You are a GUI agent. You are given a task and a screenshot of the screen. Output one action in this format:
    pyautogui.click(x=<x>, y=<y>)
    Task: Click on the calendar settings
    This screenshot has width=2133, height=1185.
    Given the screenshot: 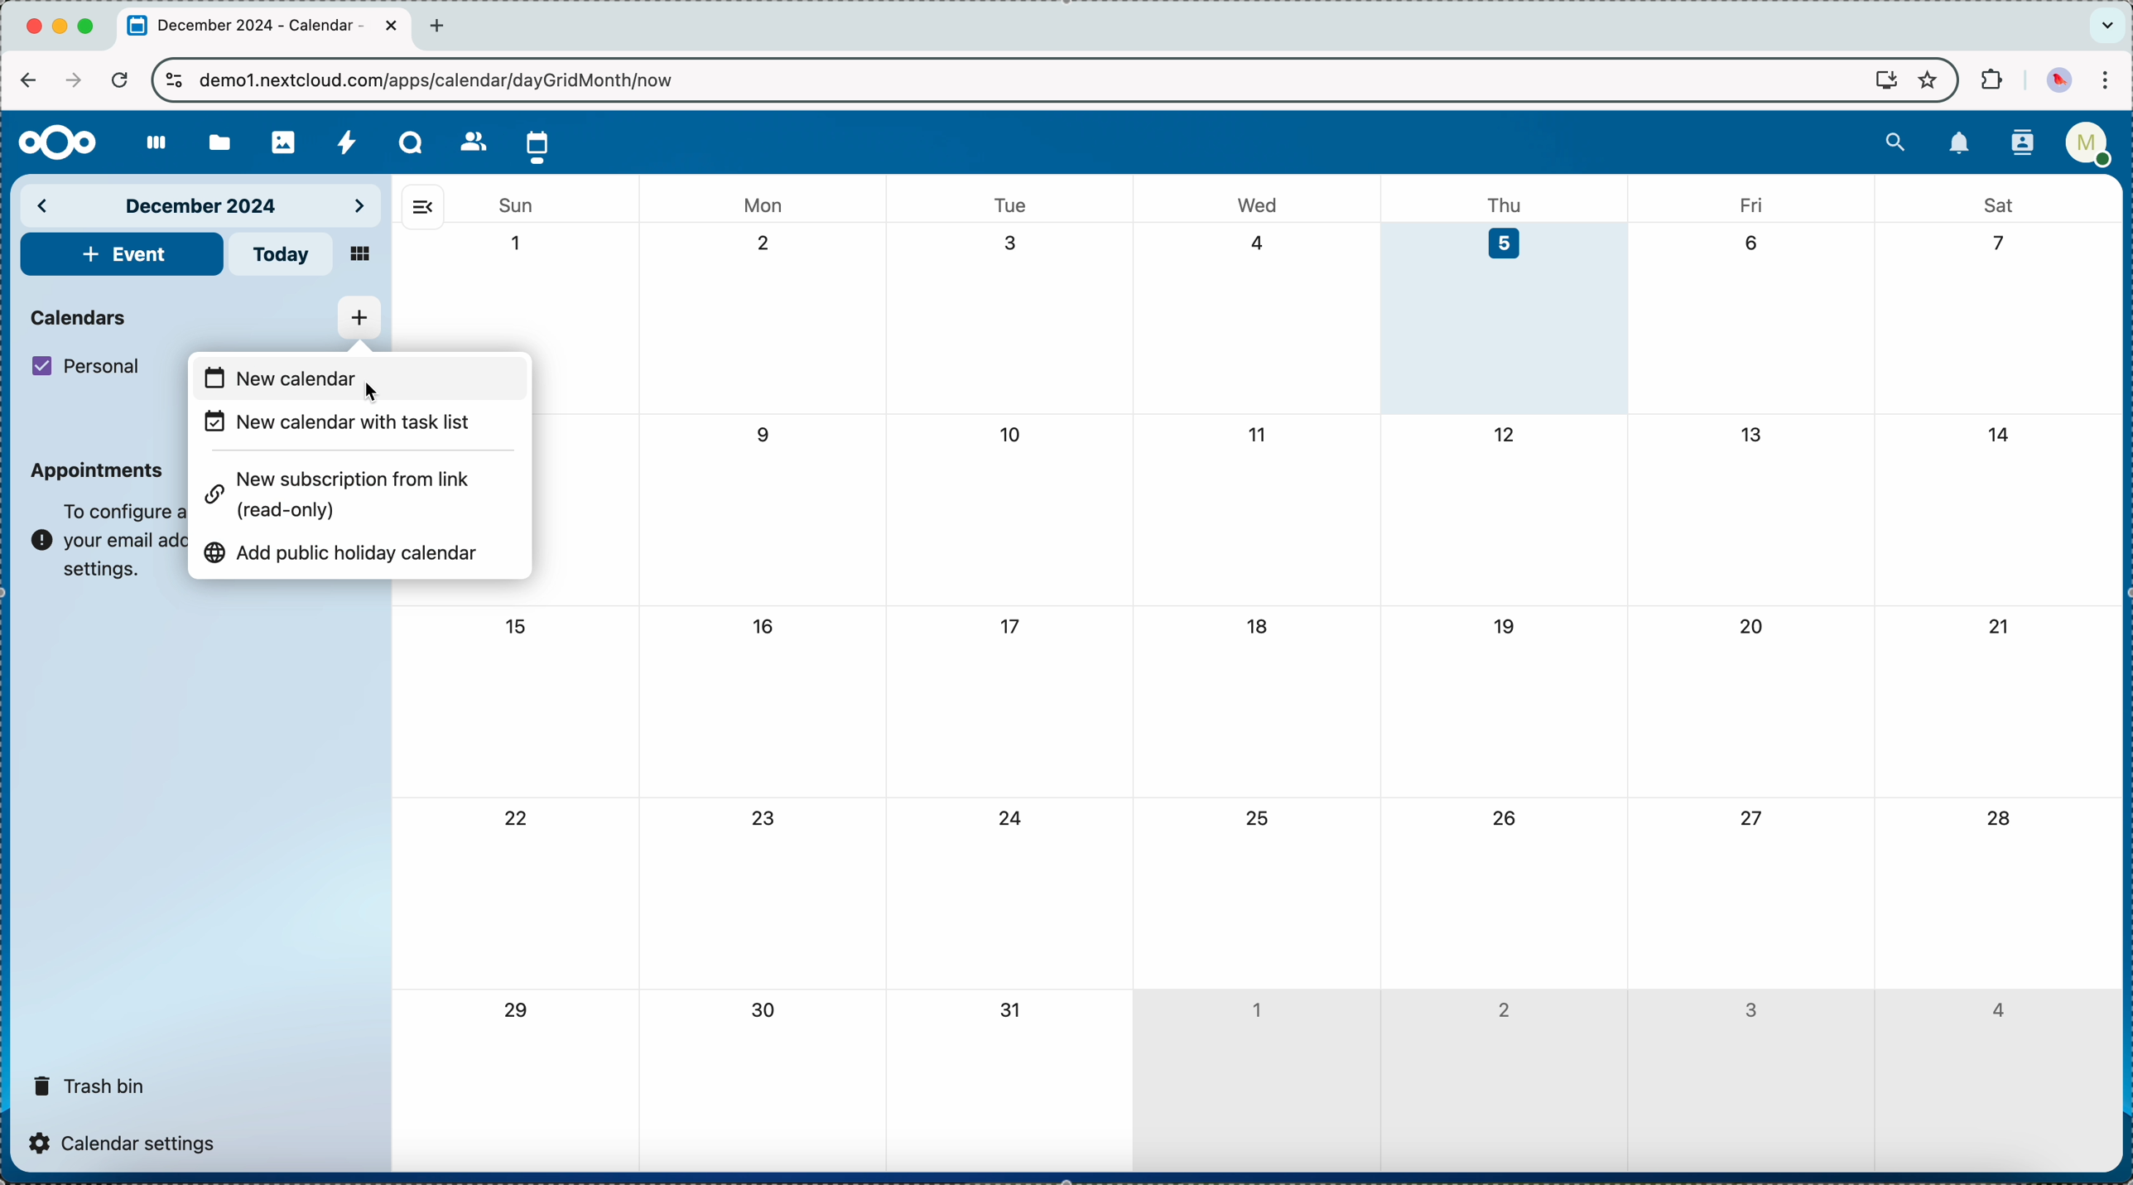 What is the action you would take?
    pyautogui.click(x=128, y=1142)
    